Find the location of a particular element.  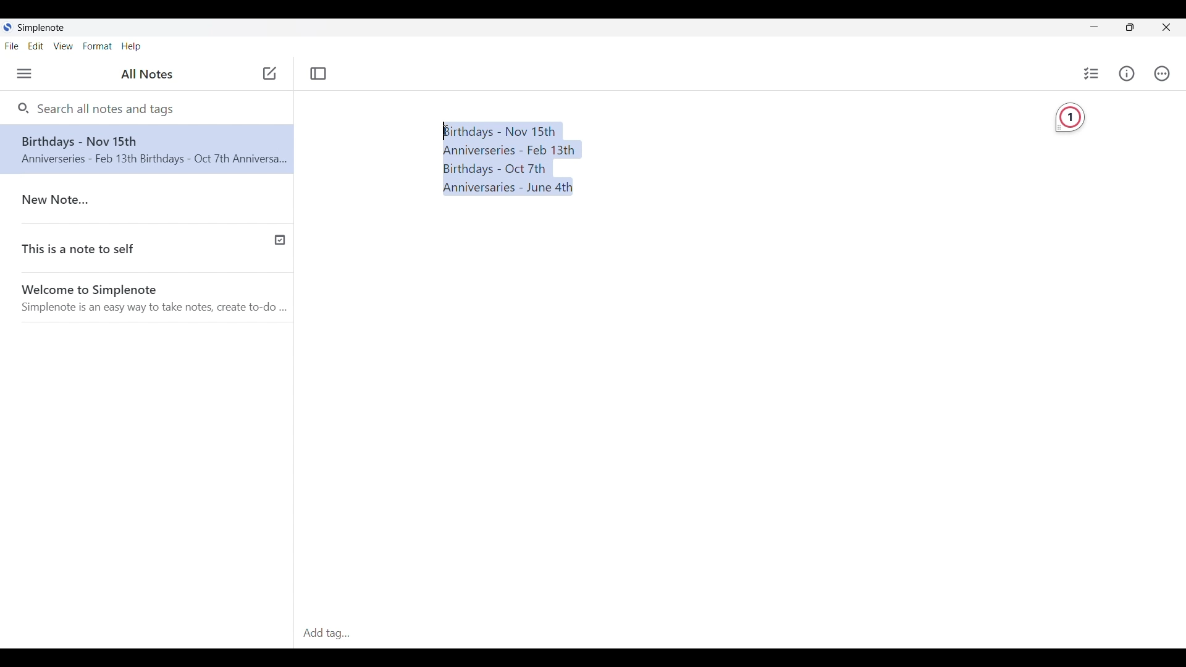

New Note..(Older note) is located at coordinates (150, 201).